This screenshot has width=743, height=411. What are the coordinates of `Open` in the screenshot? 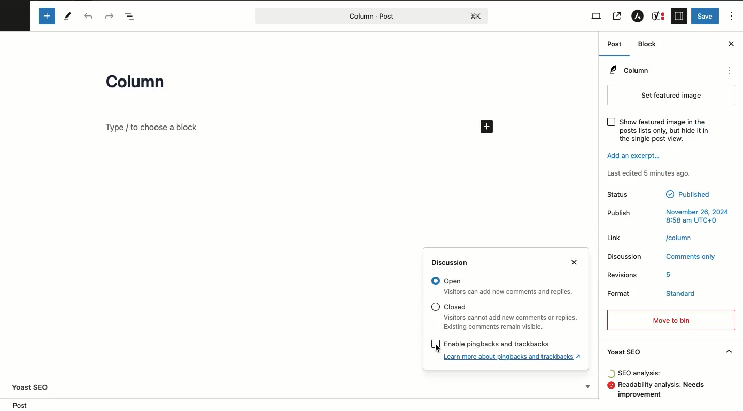 It's located at (510, 292).